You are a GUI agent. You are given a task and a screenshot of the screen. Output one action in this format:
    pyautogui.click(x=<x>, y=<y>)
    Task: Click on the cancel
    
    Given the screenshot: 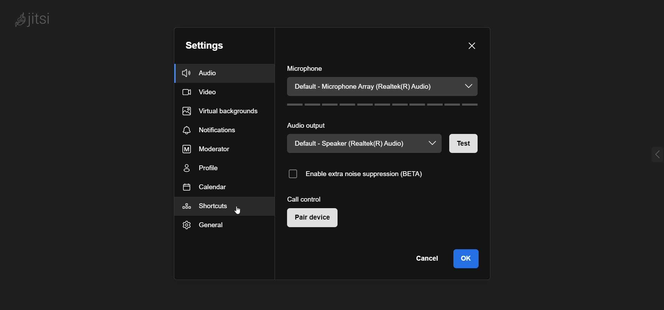 What is the action you would take?
    pyautogui.click(x=427, y=259)
    